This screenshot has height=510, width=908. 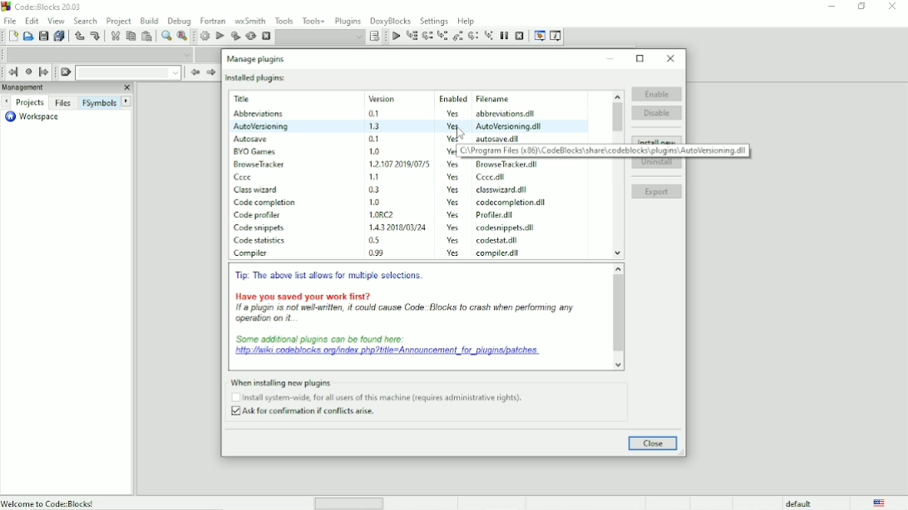 I want to click on Projects, so click(x=30, y=103).